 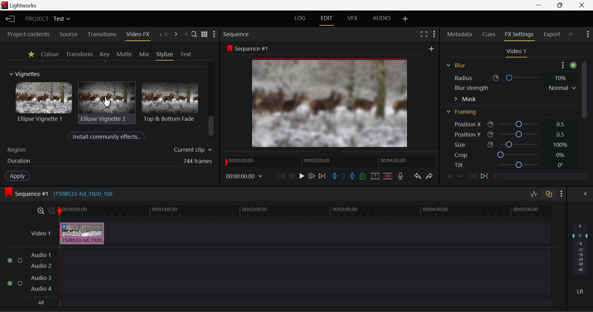 What do you see at coordinates (108, 137) in the screenshot?
I see `Install community effects` at bounding box center [108, 137].